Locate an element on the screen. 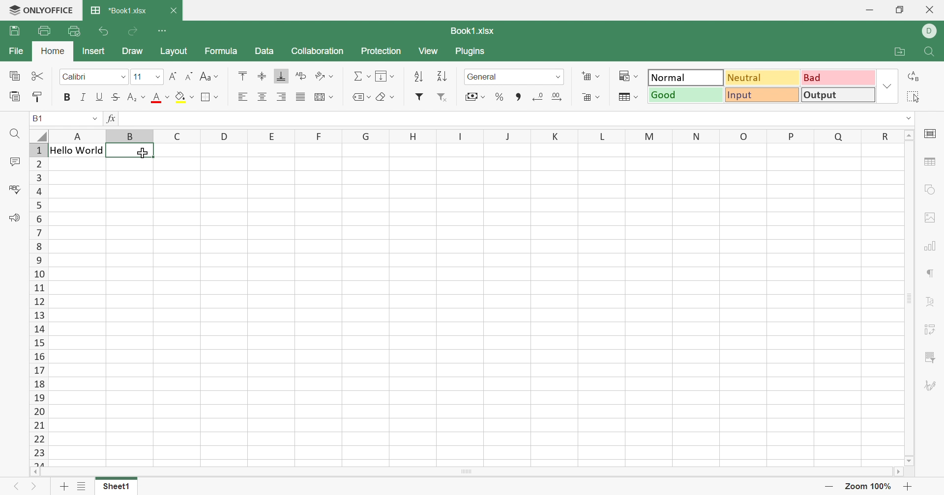 This screenshot has width=944, height=495. Draw is located at coordinates (129, 51).